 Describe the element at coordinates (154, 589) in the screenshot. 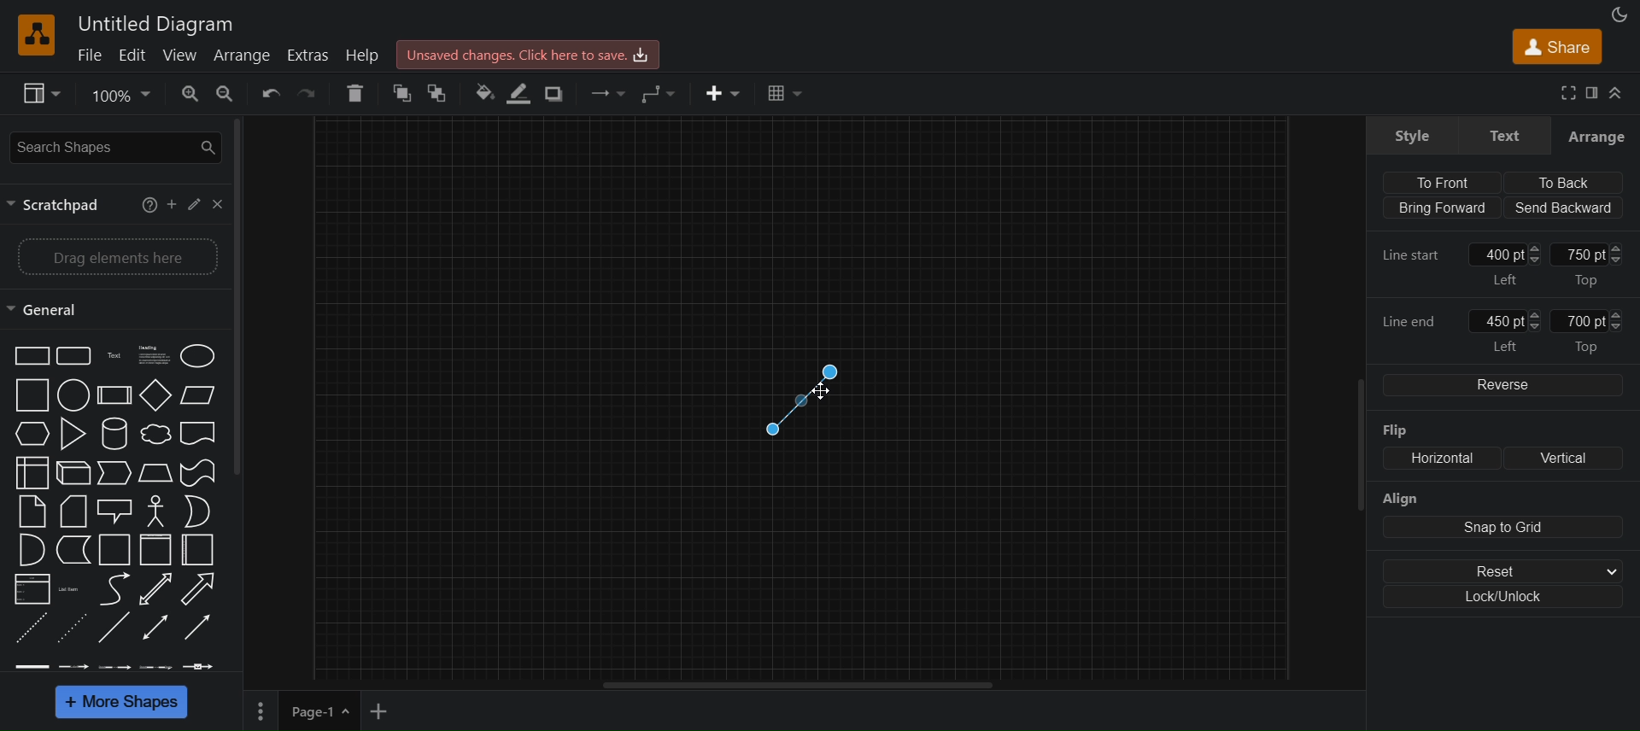

I see `Bidirectional arrow` at that location.